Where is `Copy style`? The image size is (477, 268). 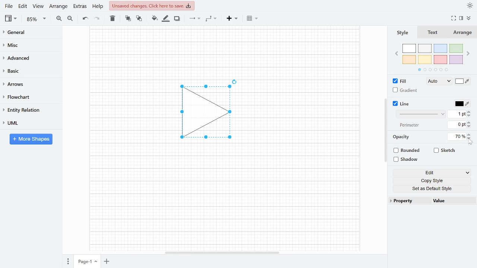 Copy style is located at coordinates (433, 181).